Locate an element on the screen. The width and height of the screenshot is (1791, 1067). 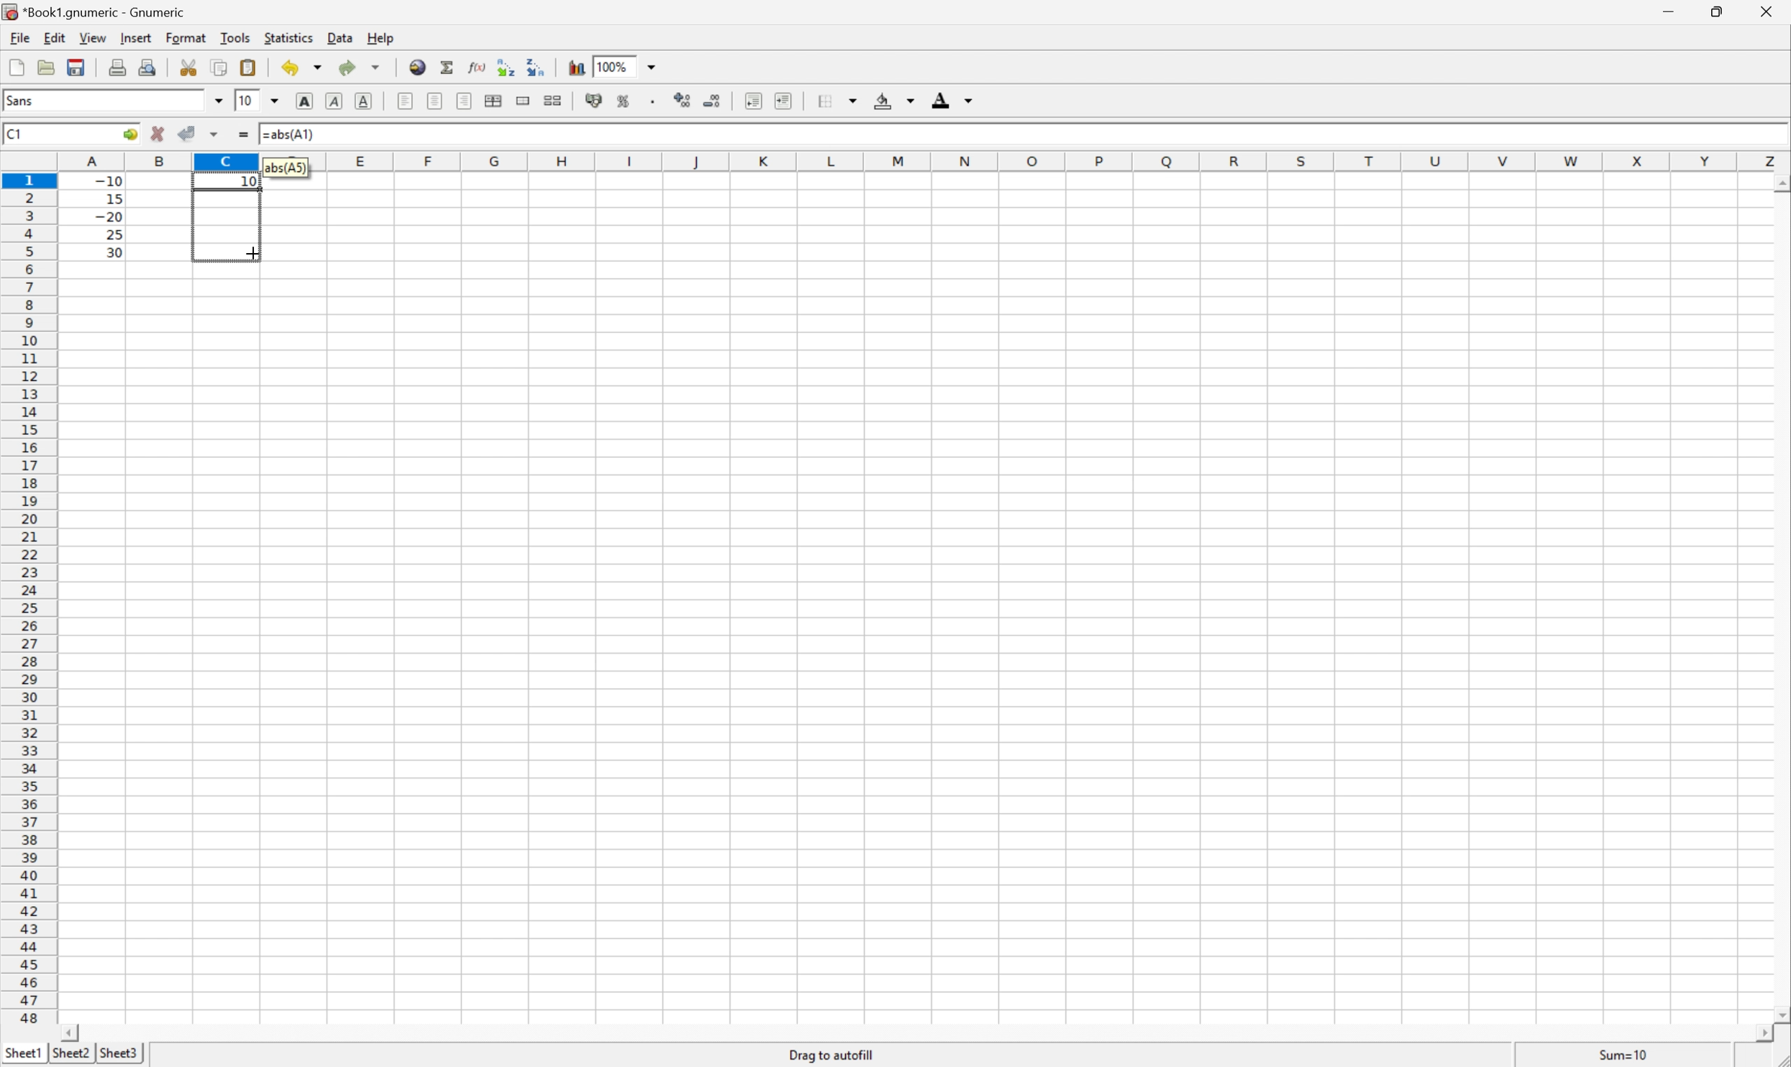
Insert chart is located at coordinates (577, 65).